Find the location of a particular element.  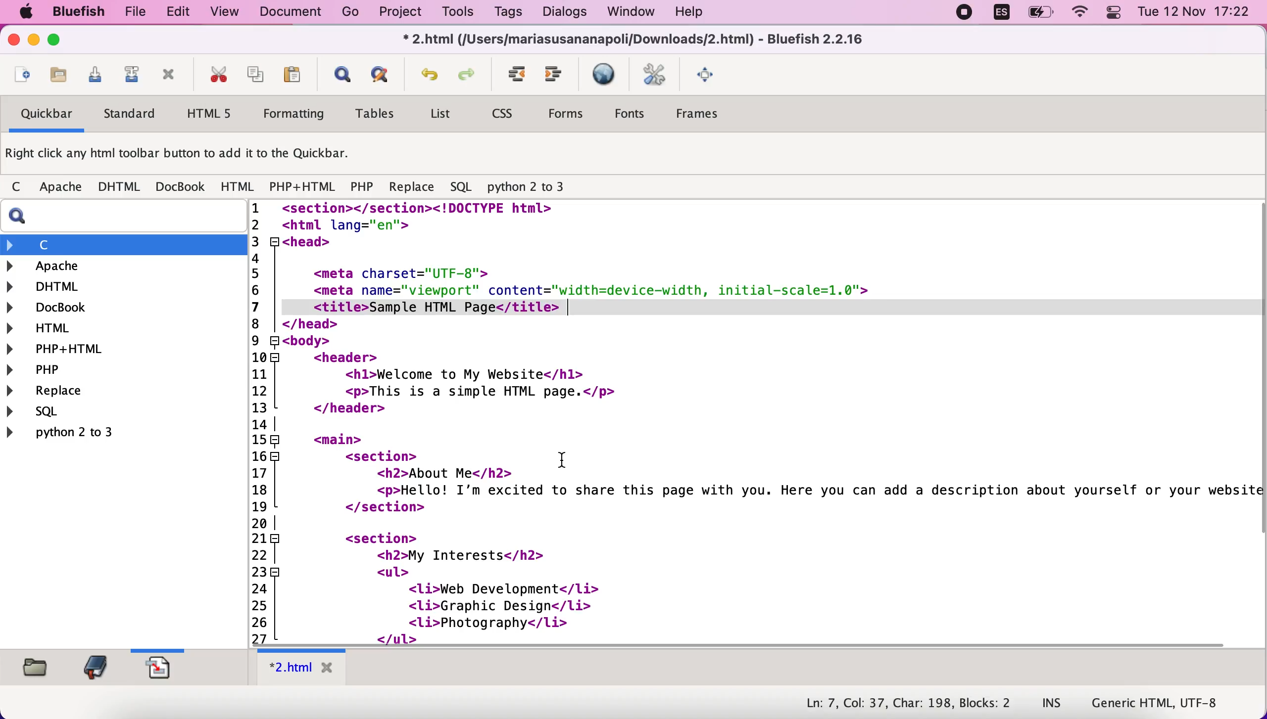

copy is located at coordinates (259, 75).